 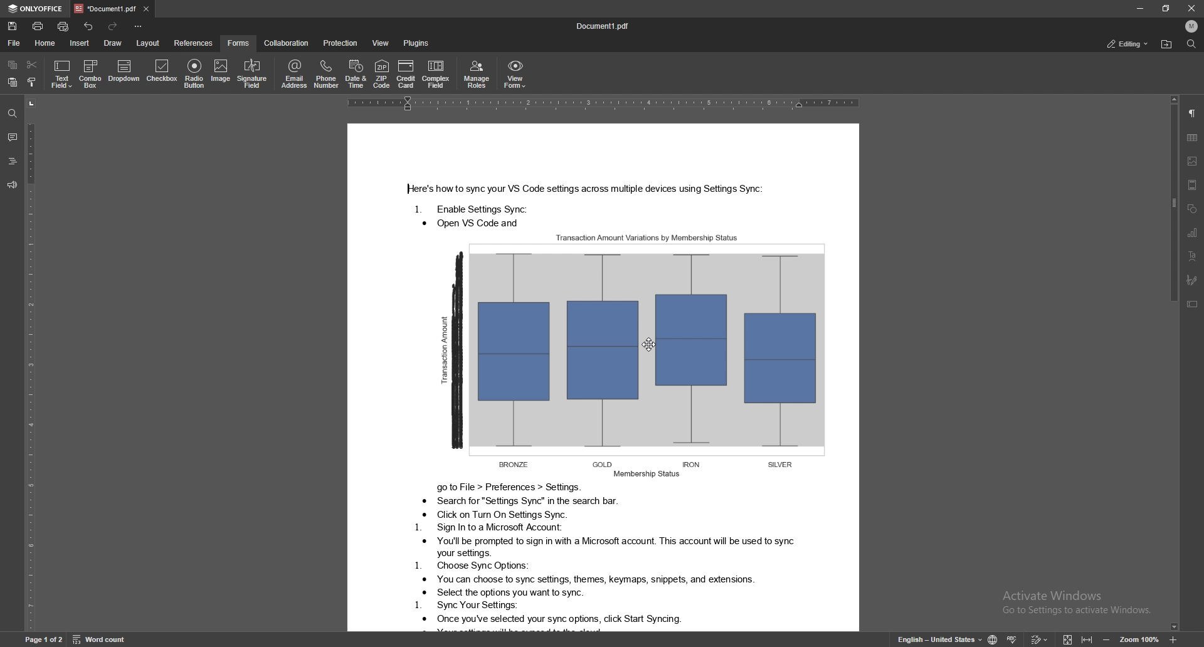 I want to click on page, so click(x=43, y=638).